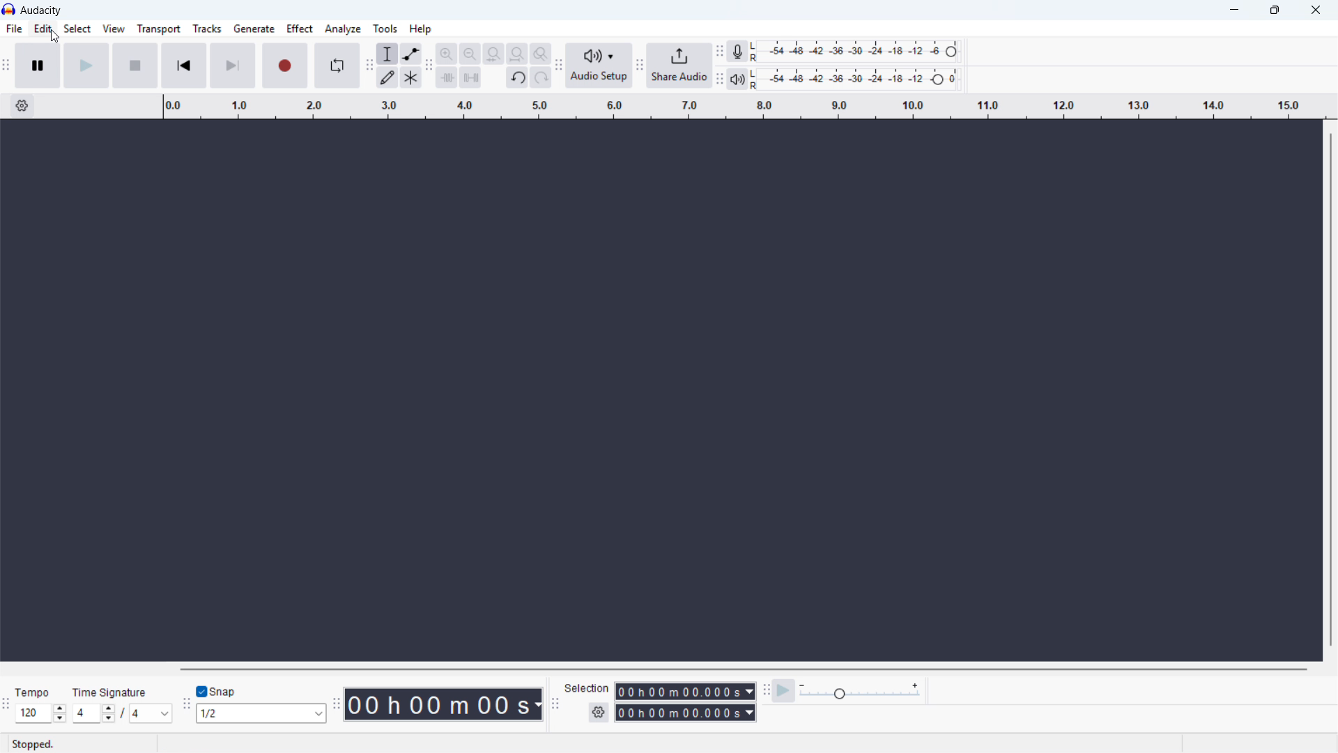 Image resolution: width=1338 pixels, height=753 pixels. What do you see at coordinates (284, 65) in the screenshot?
I see `record` at bounding box center [284, 65].